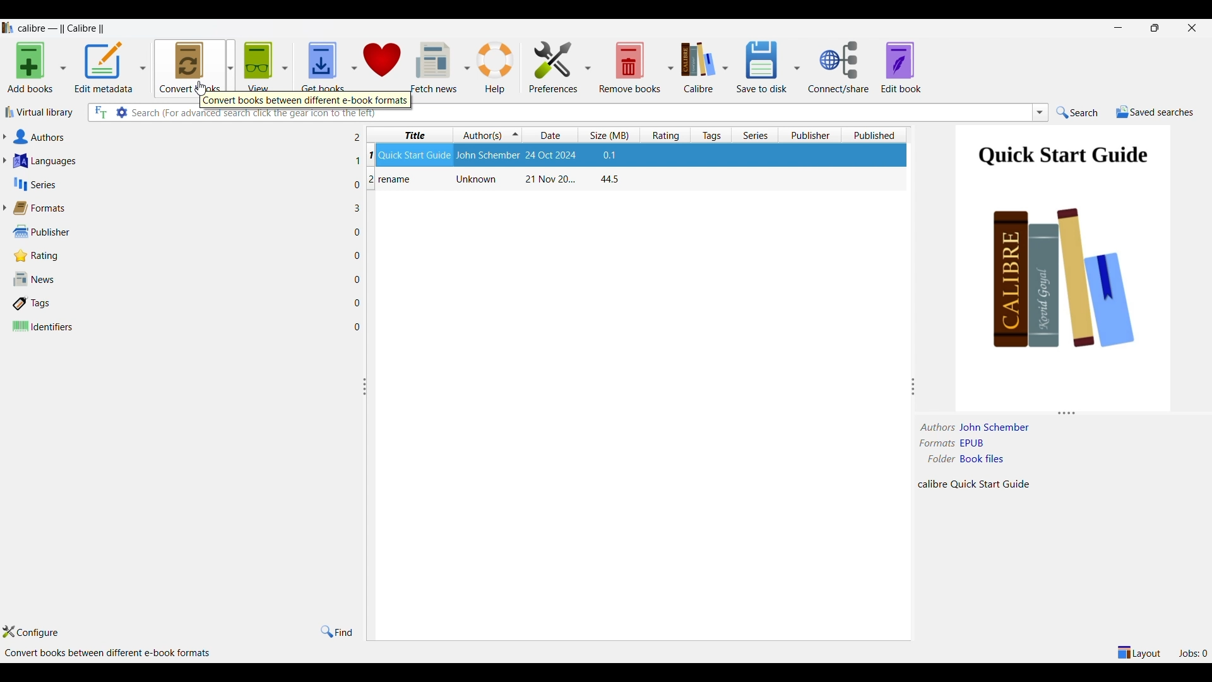 This screenshot has height=682, width=1212. I want to click on Rating column, so click(665, 135).